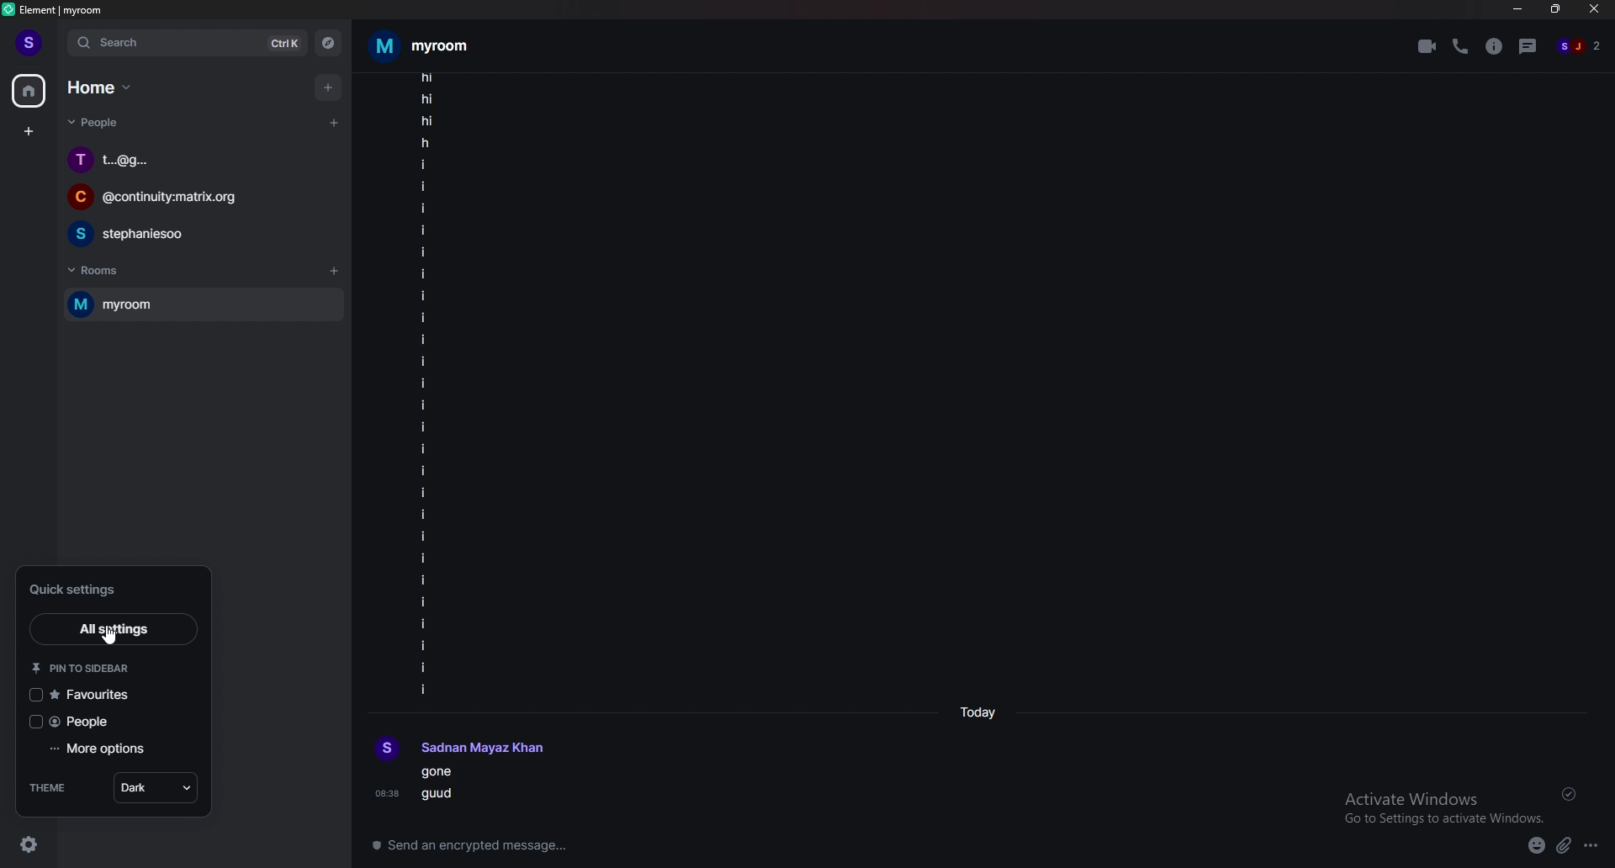 The width and height of the screenshot is (1615, 868). I want to click on settings, so click(32, 844).